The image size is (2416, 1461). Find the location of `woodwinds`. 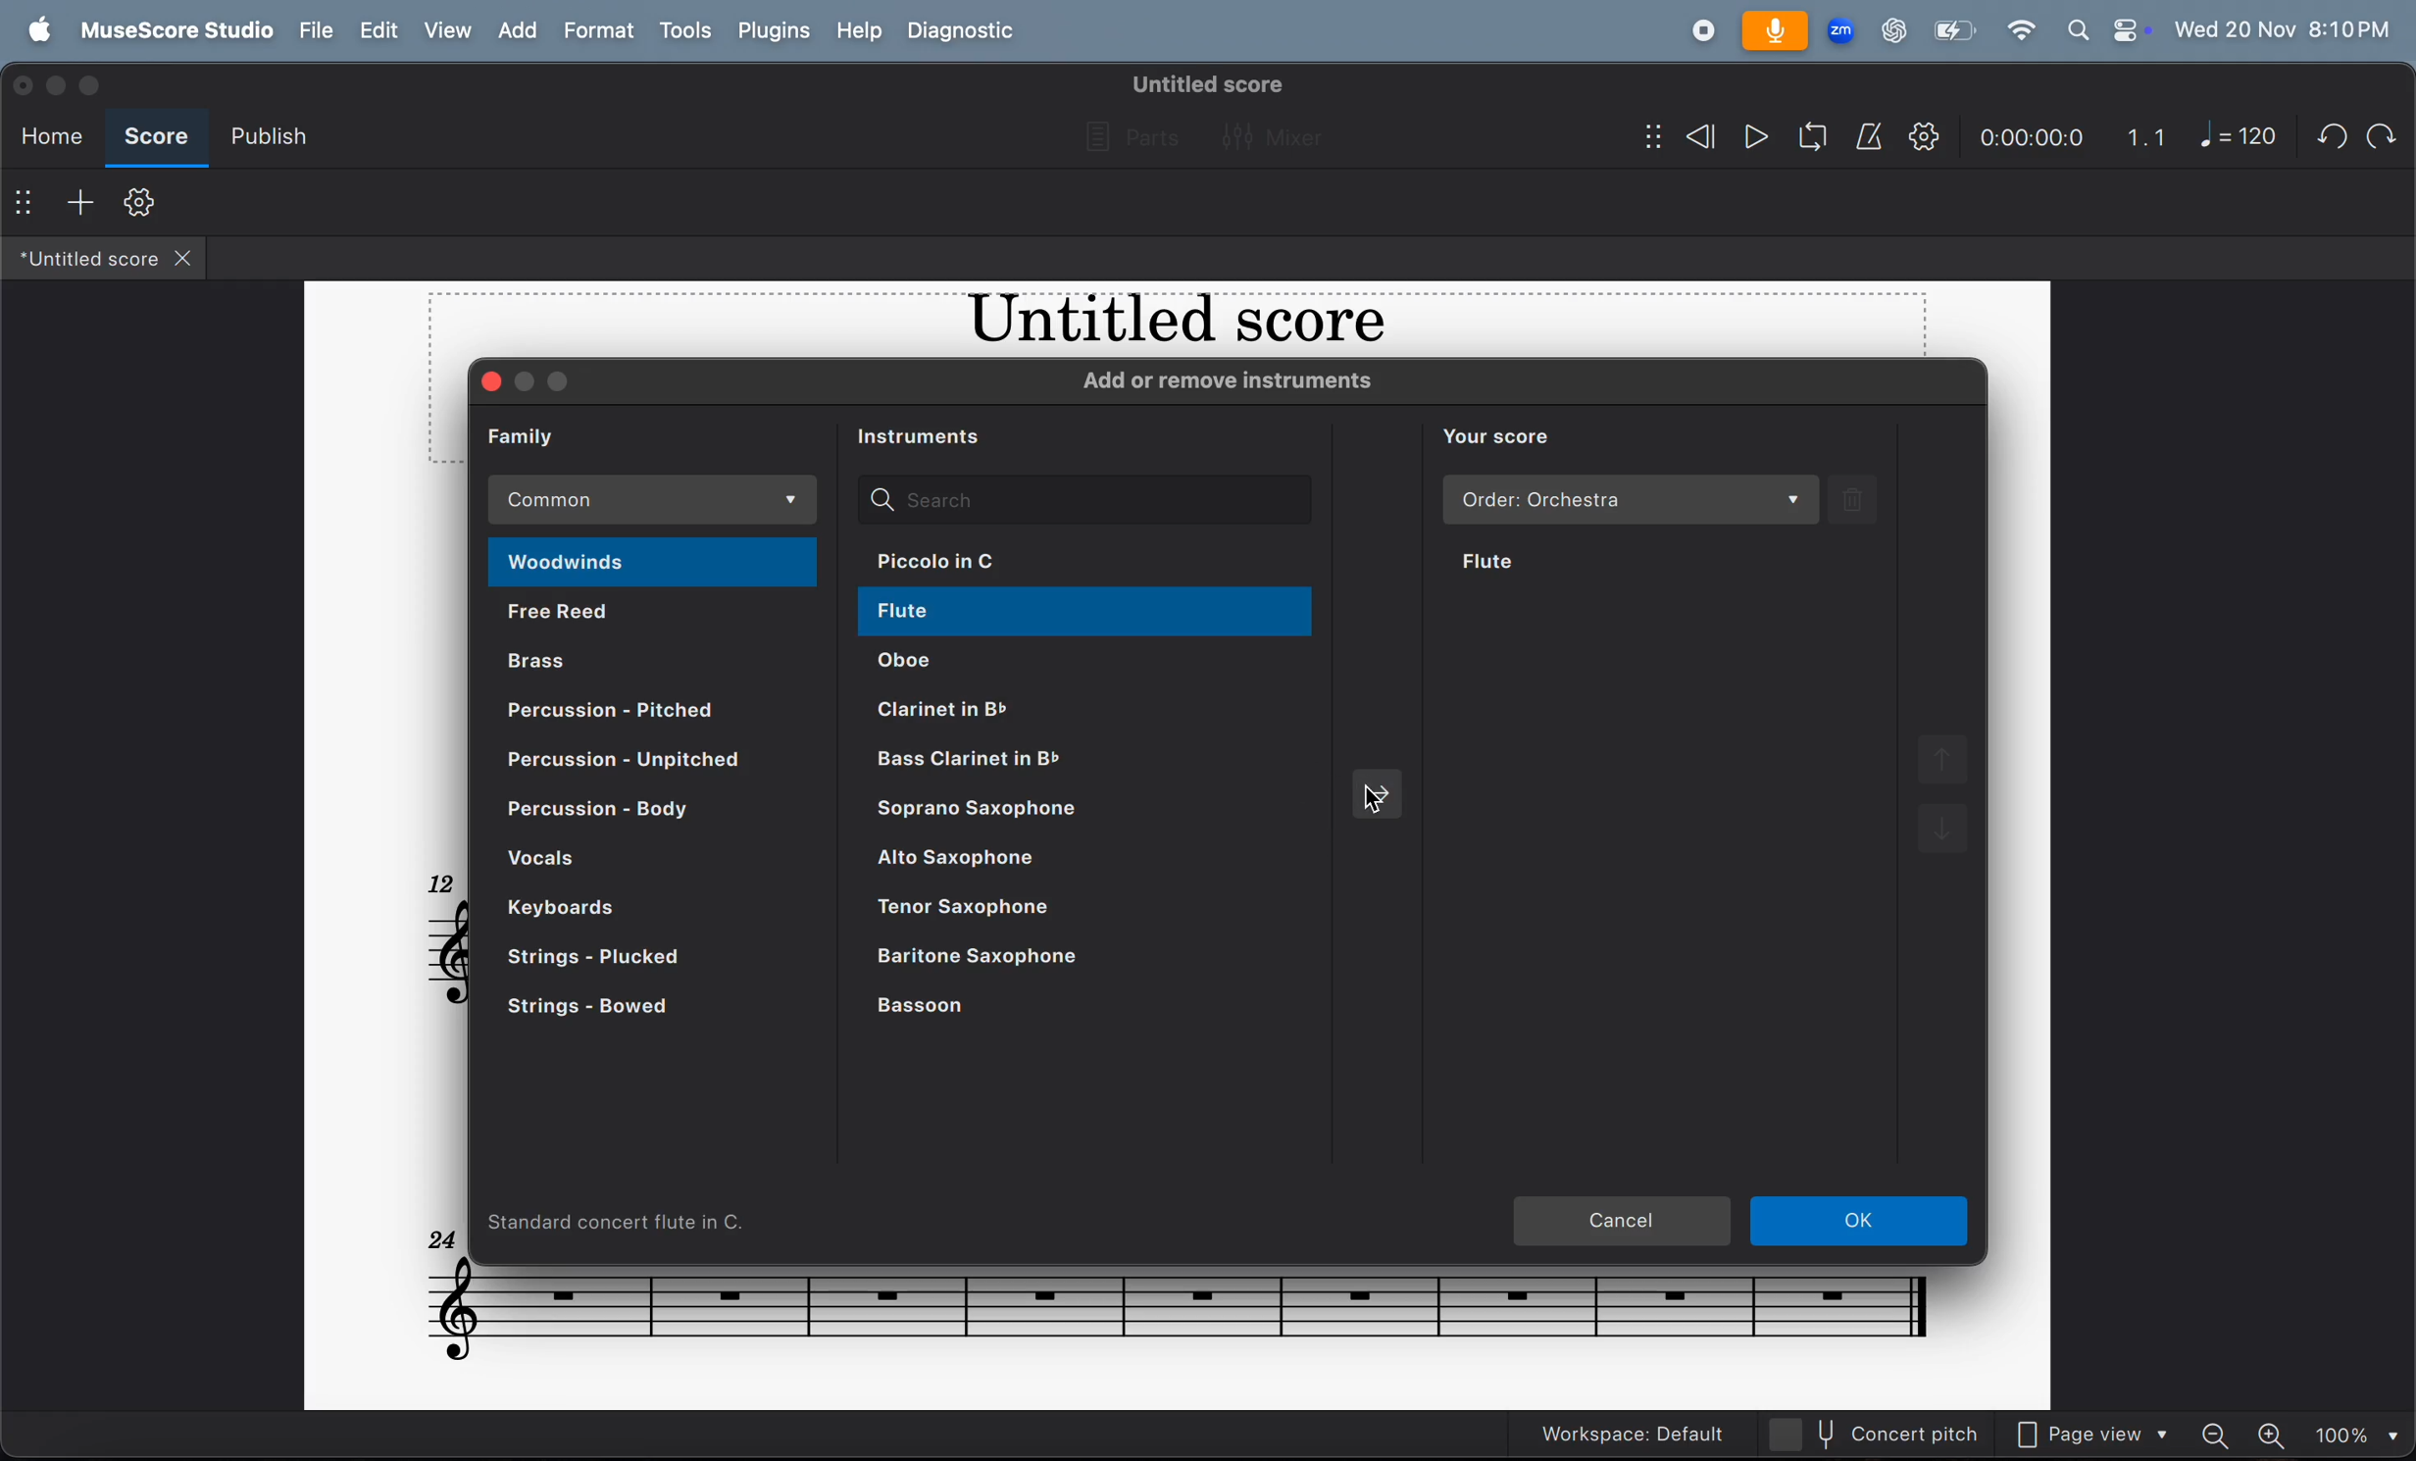

woodwinds is located at coordinates (656, 561).